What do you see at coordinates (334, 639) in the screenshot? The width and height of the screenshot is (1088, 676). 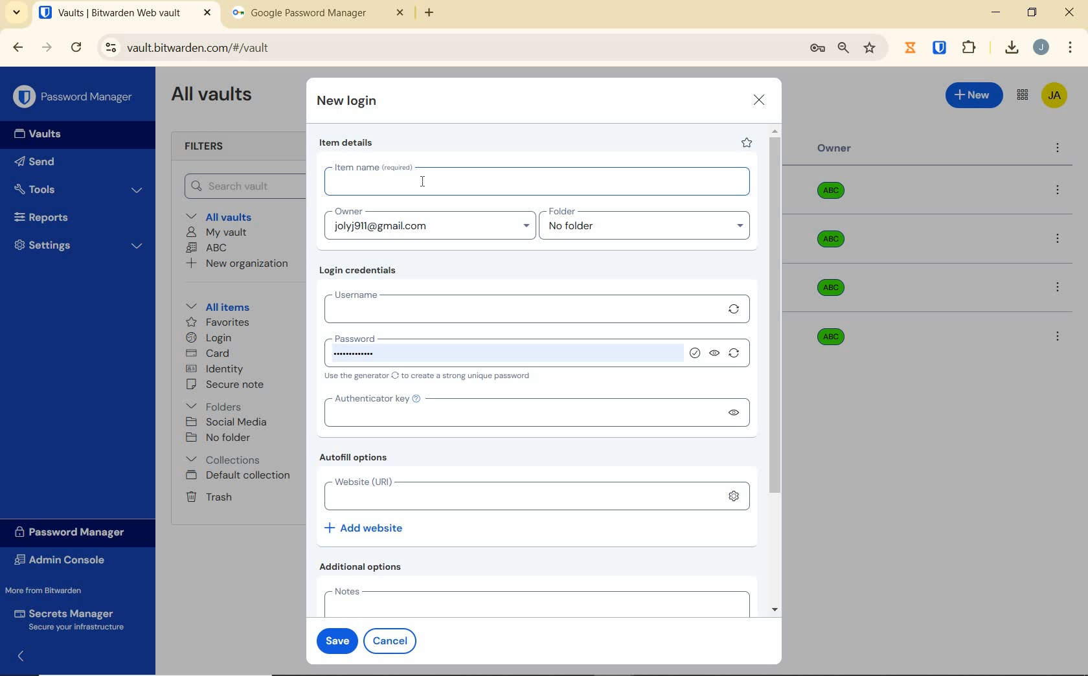 I see `save` at bounding box center [334, 639].